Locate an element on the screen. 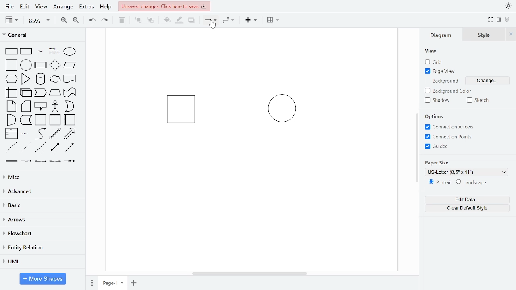 Image resolution: width=516 pixels, height=290 pixels. cube is located at coordinates (27, 92).